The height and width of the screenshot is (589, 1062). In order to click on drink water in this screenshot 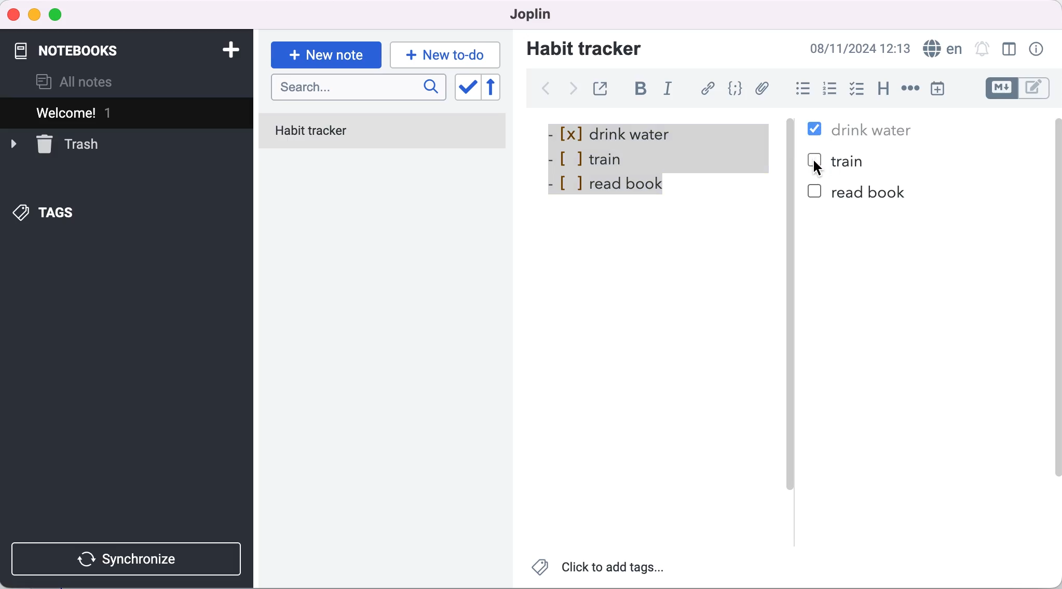, I will do `click(872, 130)`.